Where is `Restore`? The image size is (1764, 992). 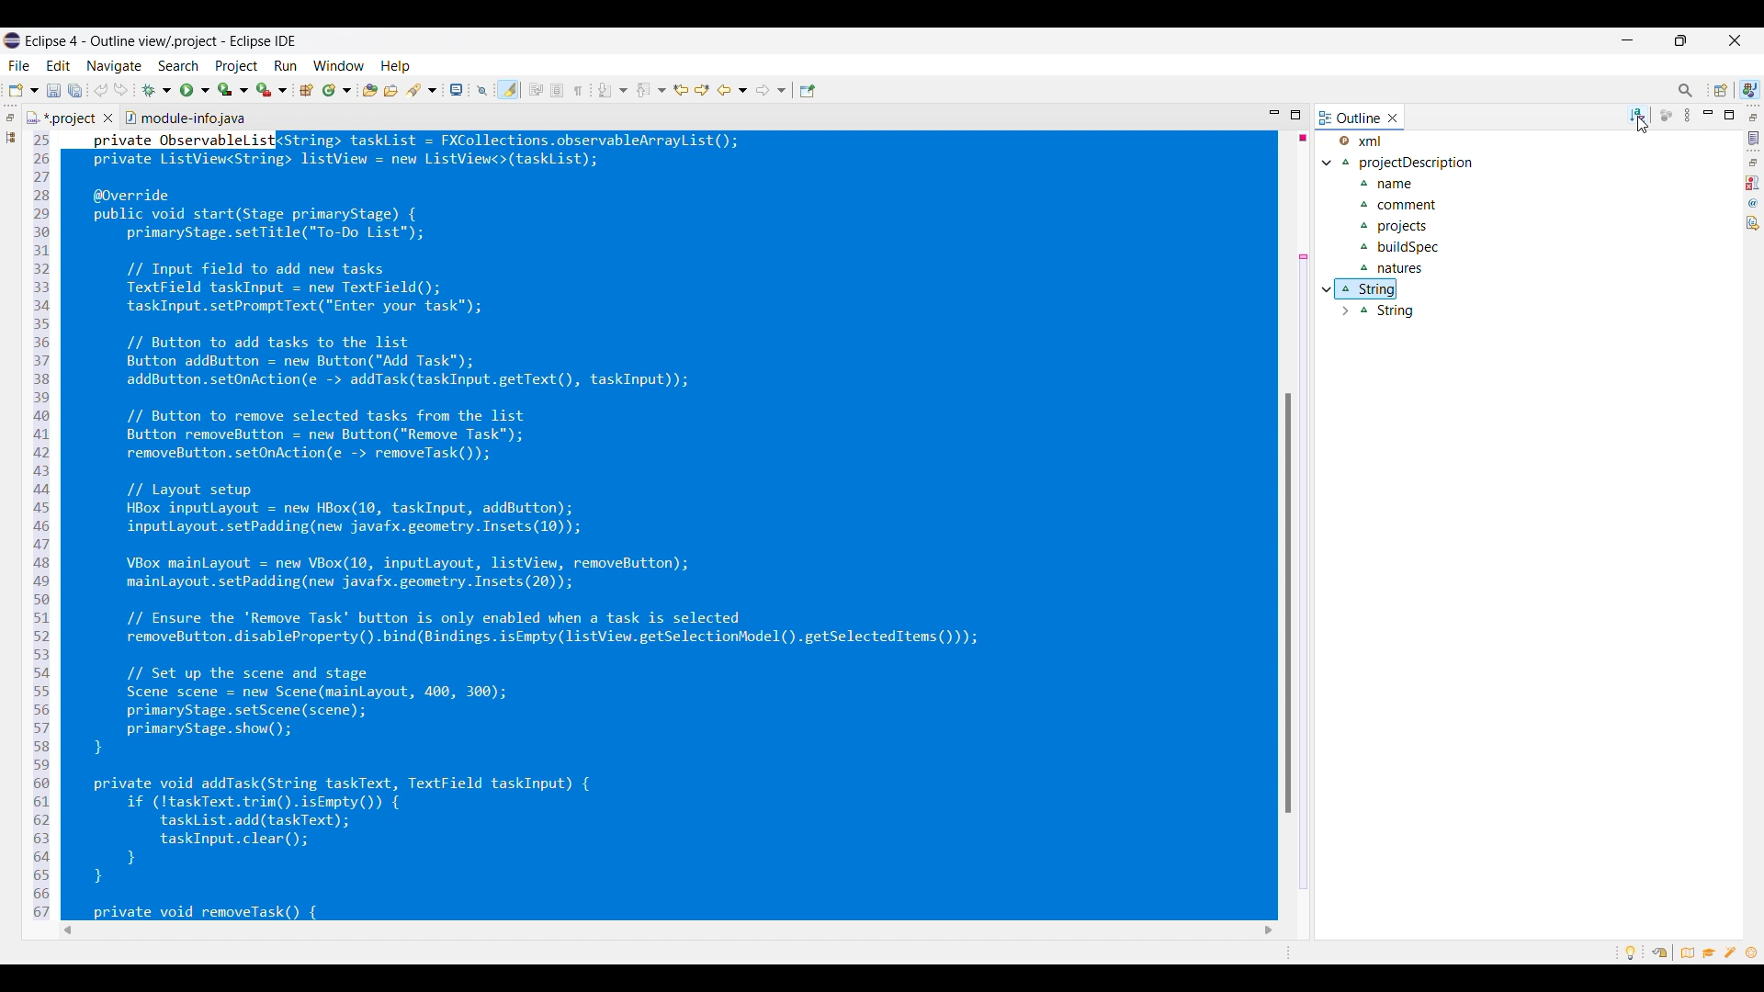 Restore is located at coordinates (1754, 117).